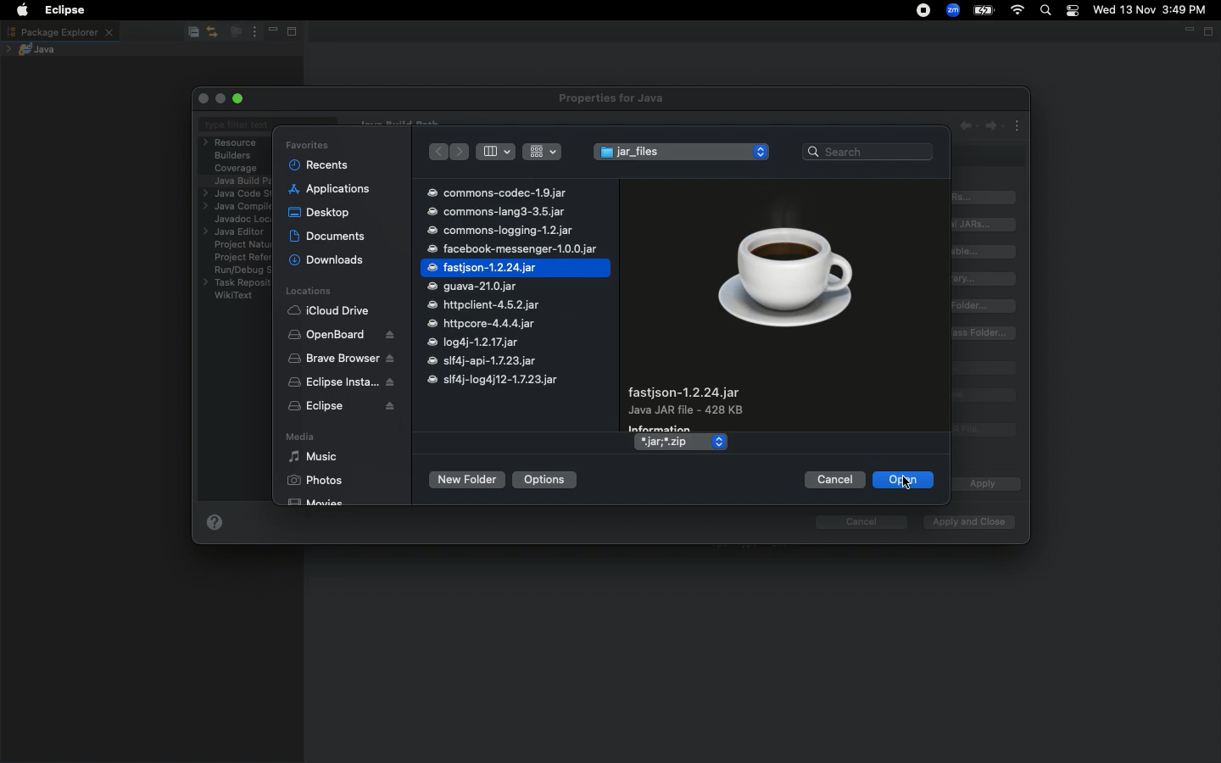 The width and height of the screenshot is (1221, 763). Describe the element at coordinates (461, 152) in the screenshot. I see `Forward` at that location.